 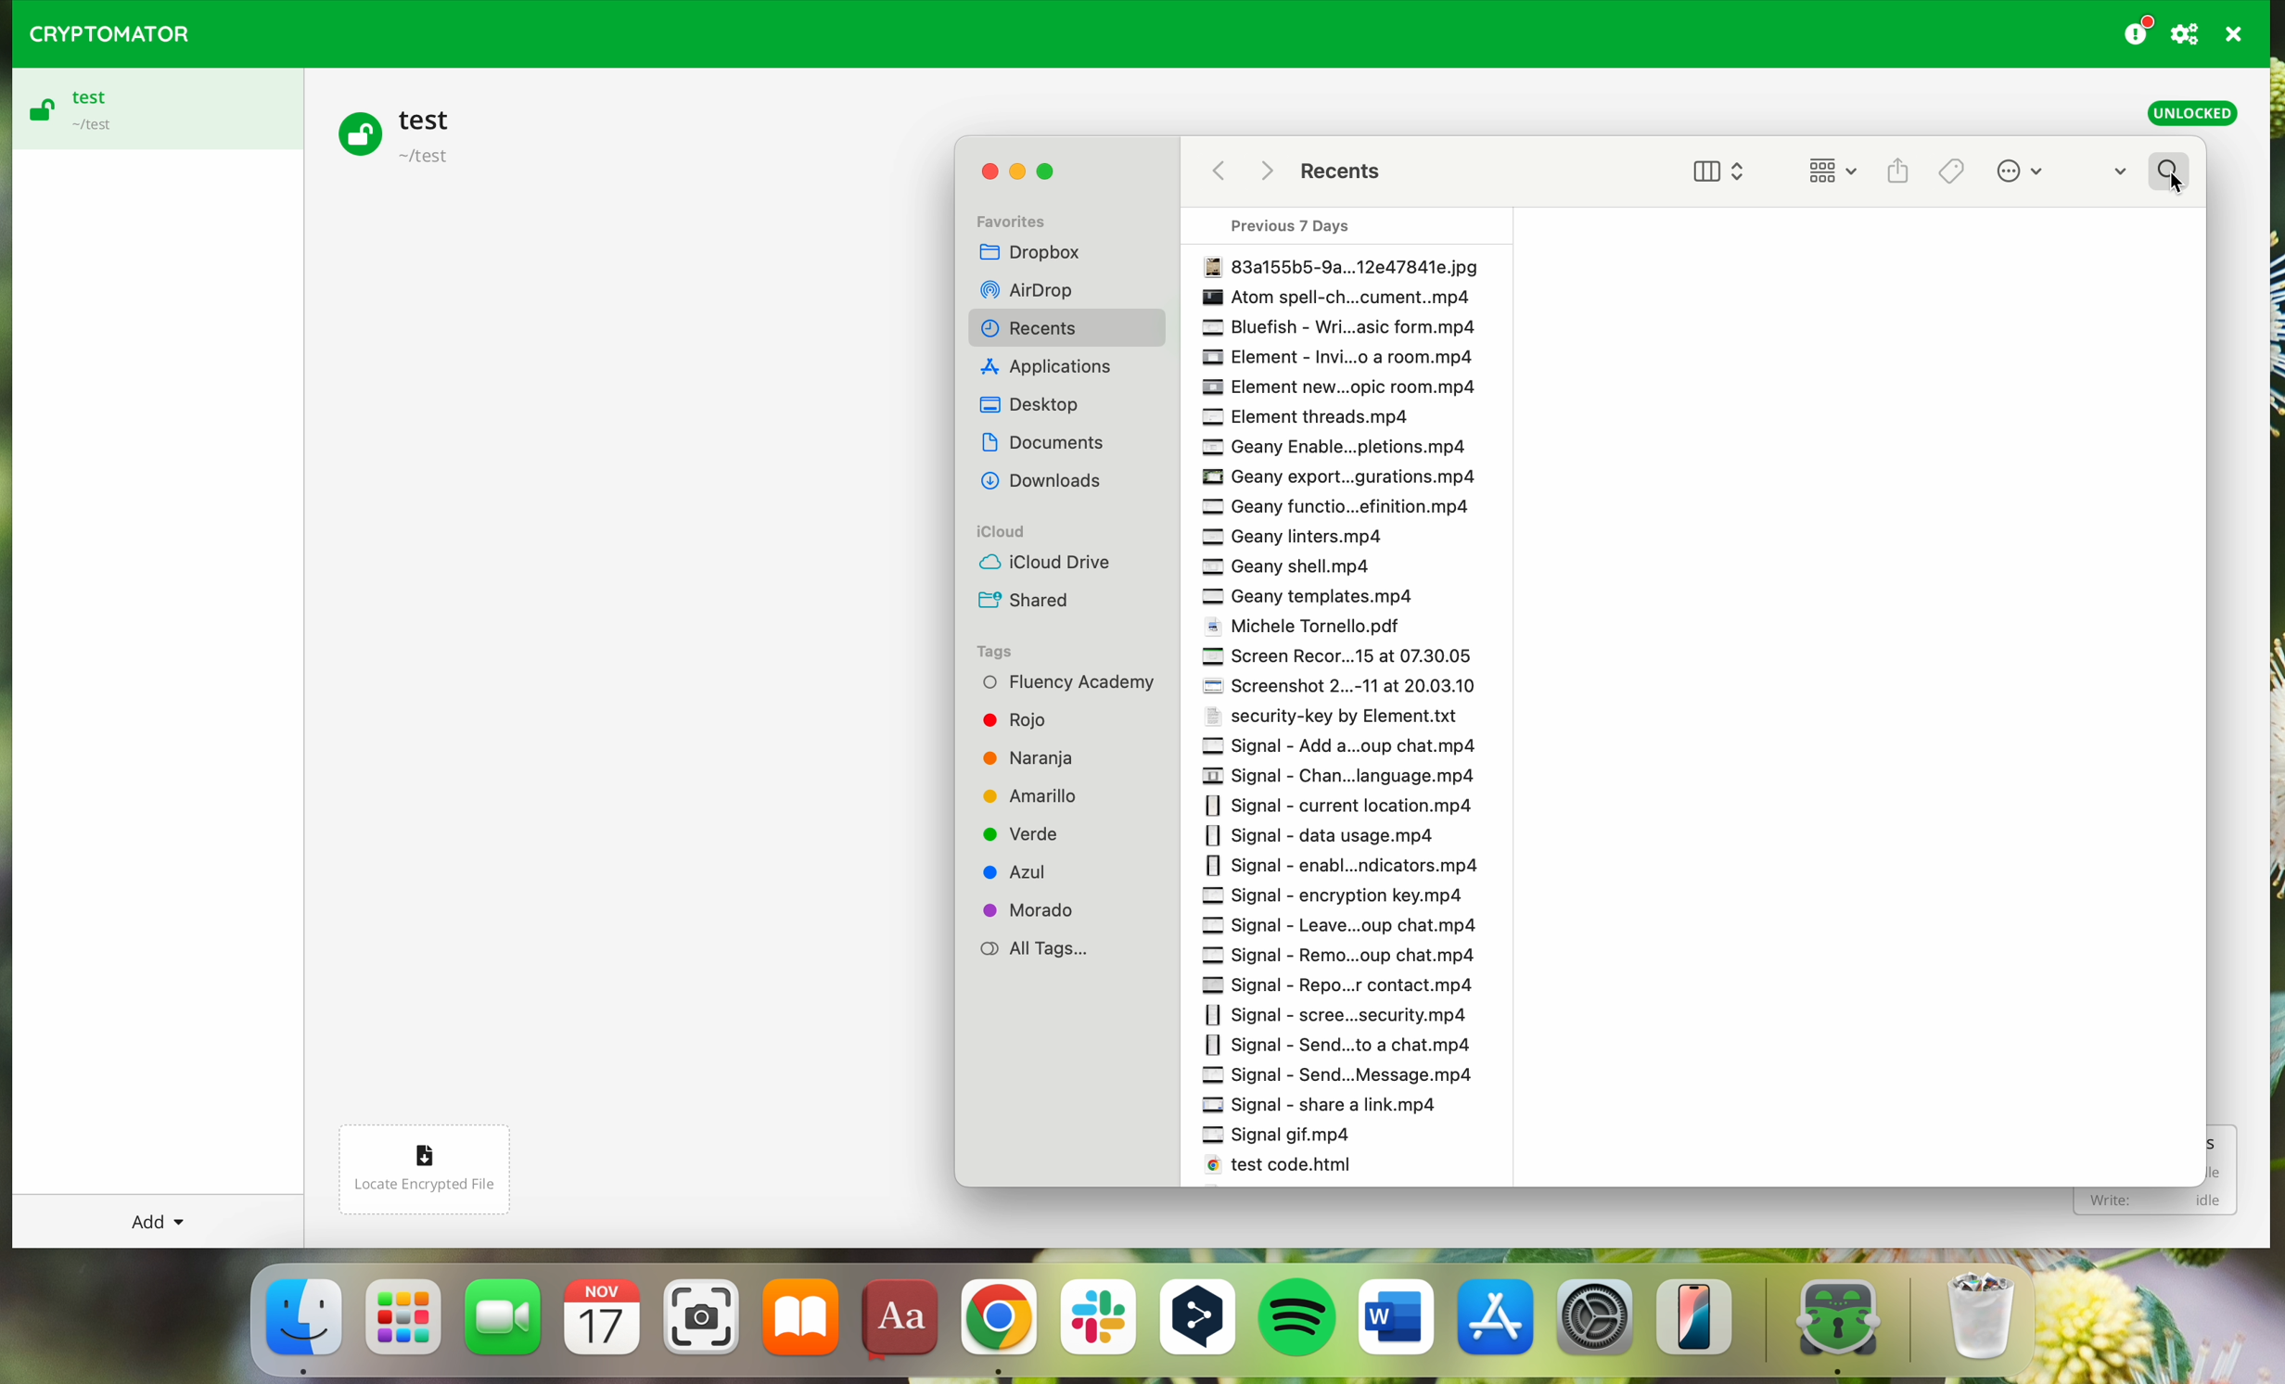 What do you see at coordinates (1070, 682) in the screenshot?
I see `Fluency Academy` at bounding box center [1070, 682].